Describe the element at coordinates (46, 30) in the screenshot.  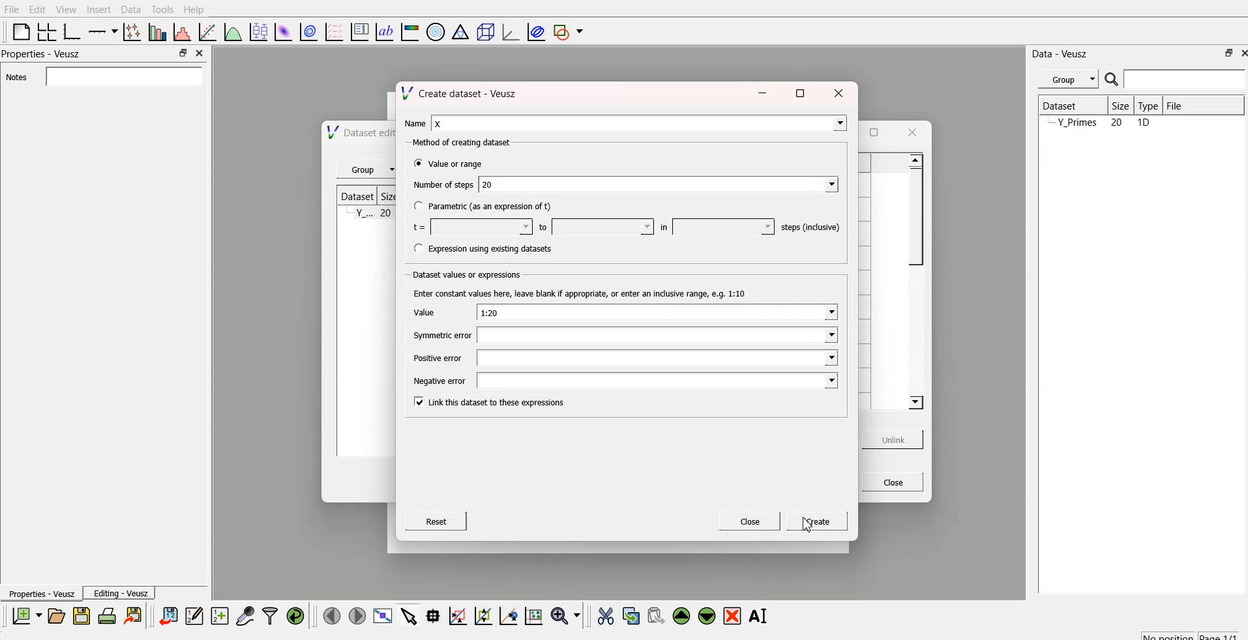
I see `arrange grid in graph` at that location.